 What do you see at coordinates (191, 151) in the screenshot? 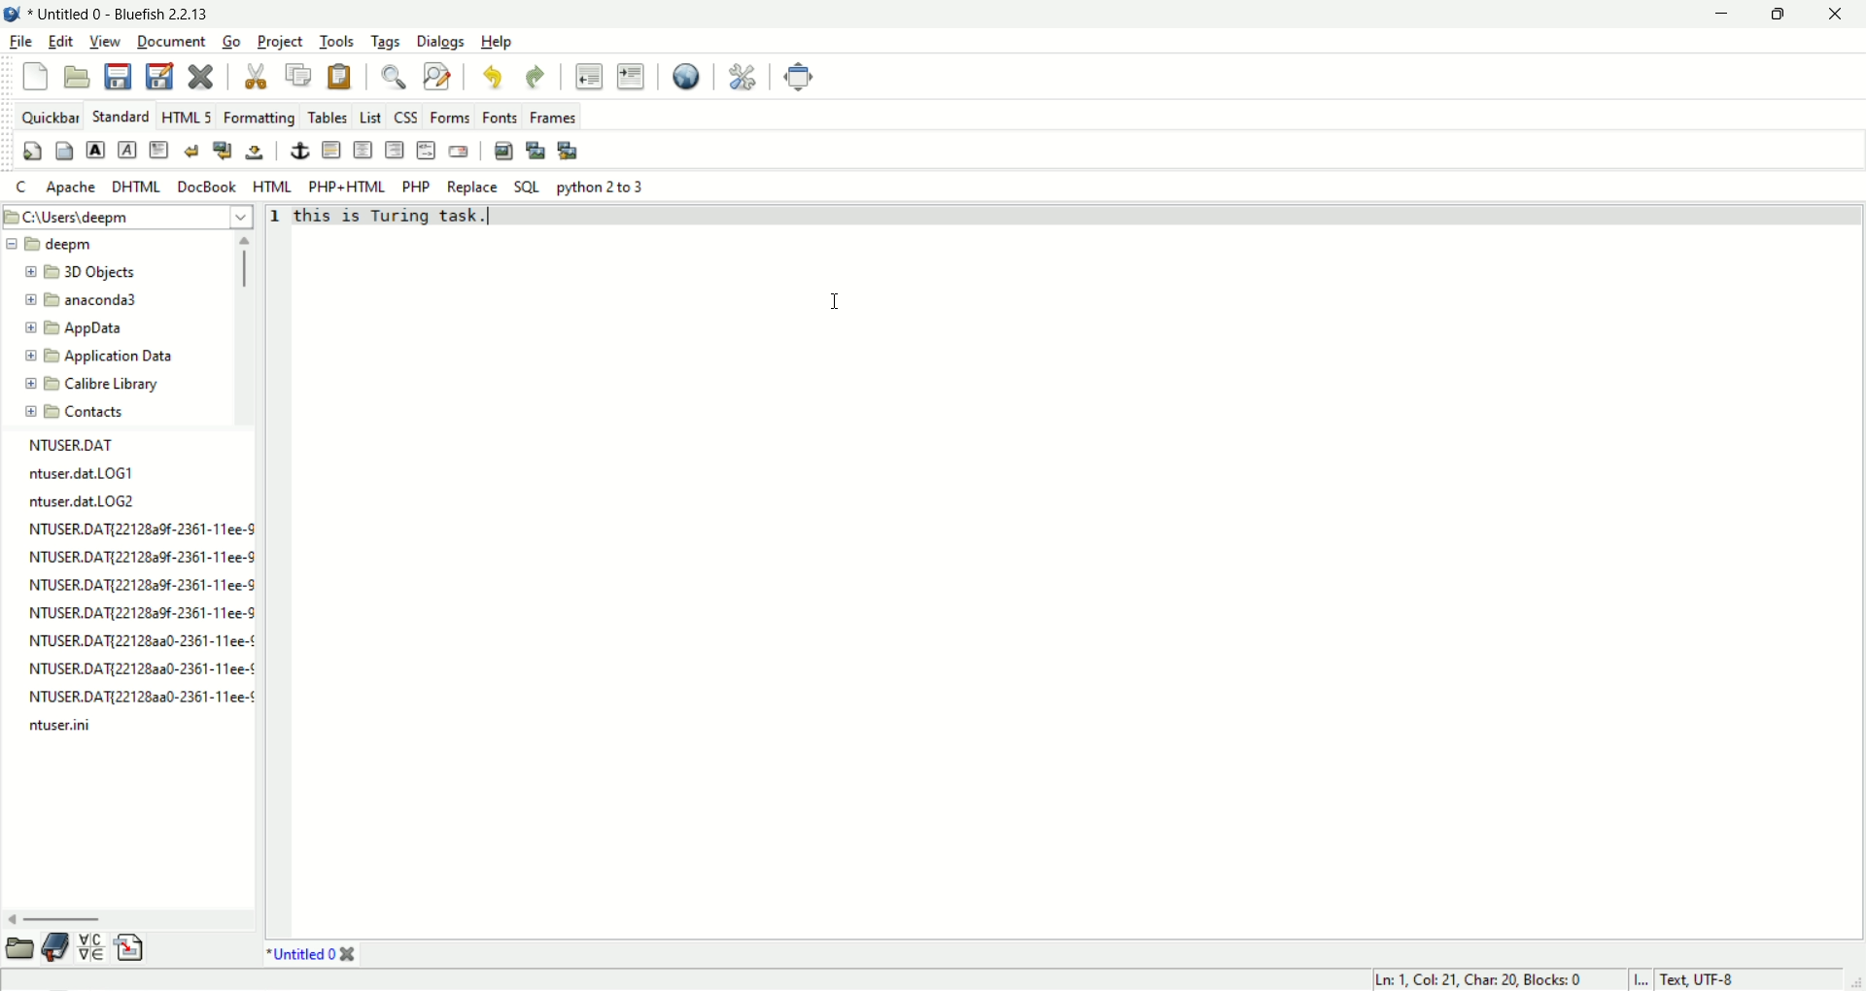
I see `break` at bounding box center [191, 151].